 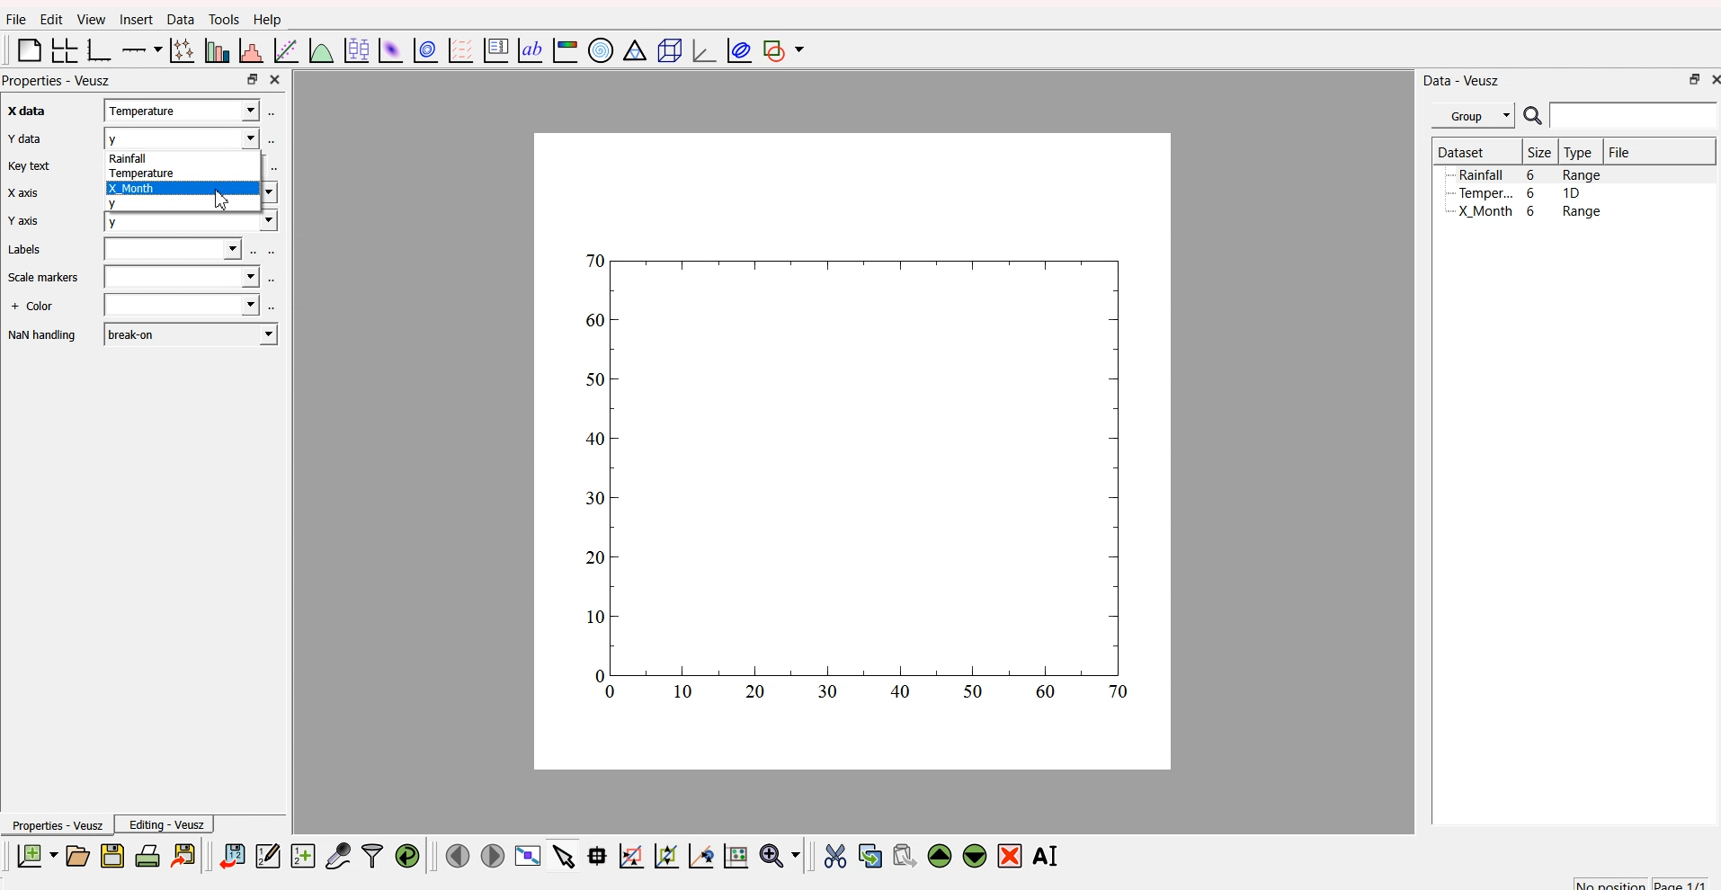 I want to click on X axis, so click(x=25, y=193).